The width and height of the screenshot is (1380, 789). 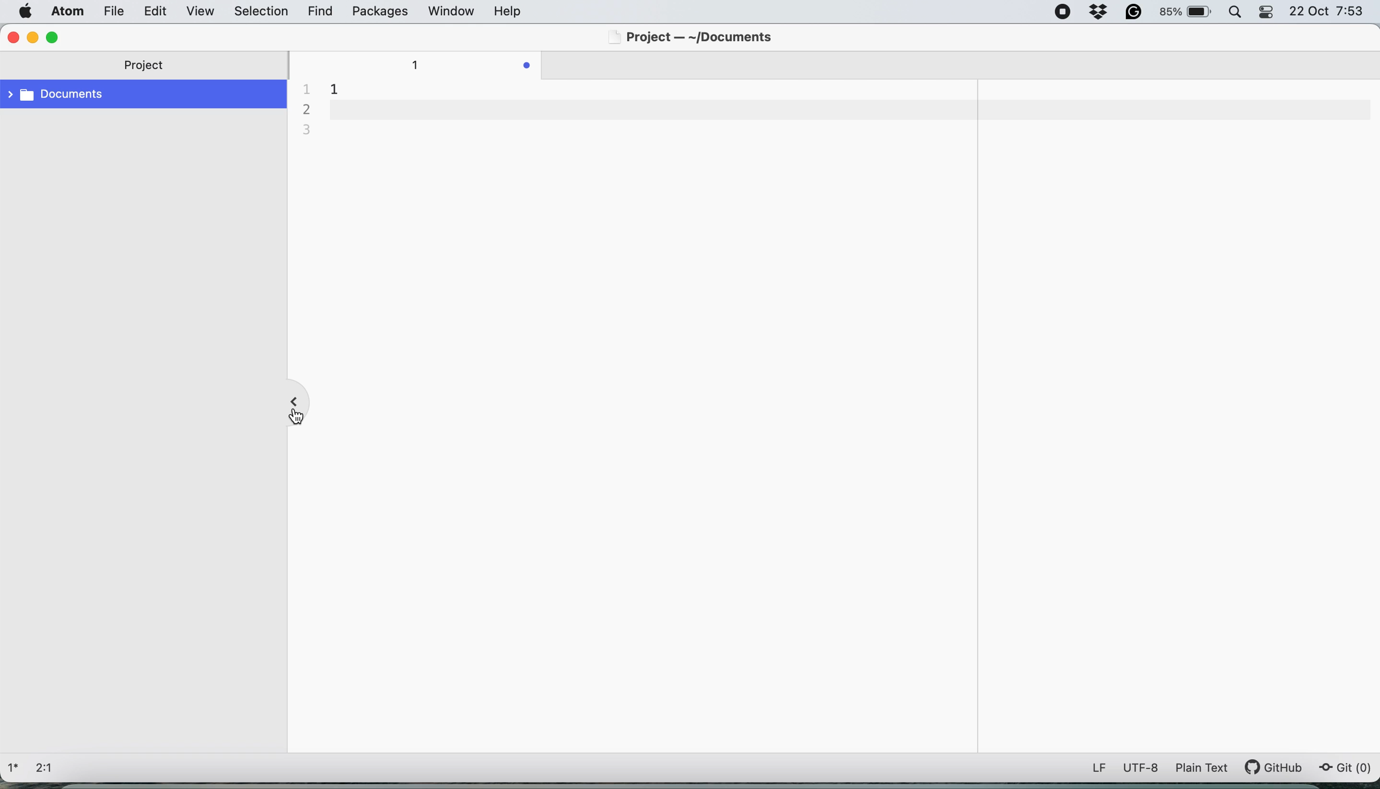 I want to click on 1, so click(x=417, y=65).